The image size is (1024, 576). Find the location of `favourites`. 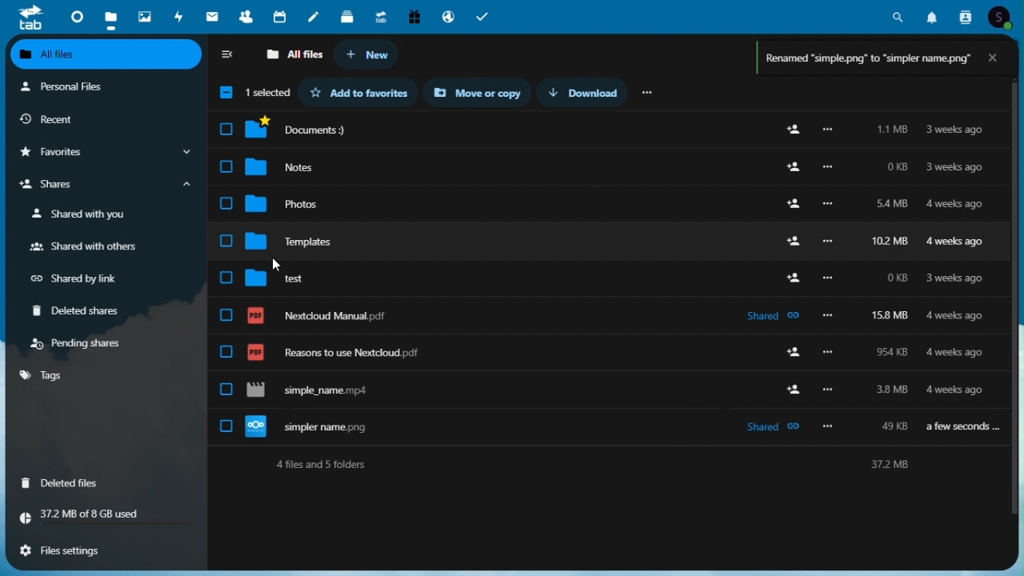

favourites is located at coordinates (103, 153).